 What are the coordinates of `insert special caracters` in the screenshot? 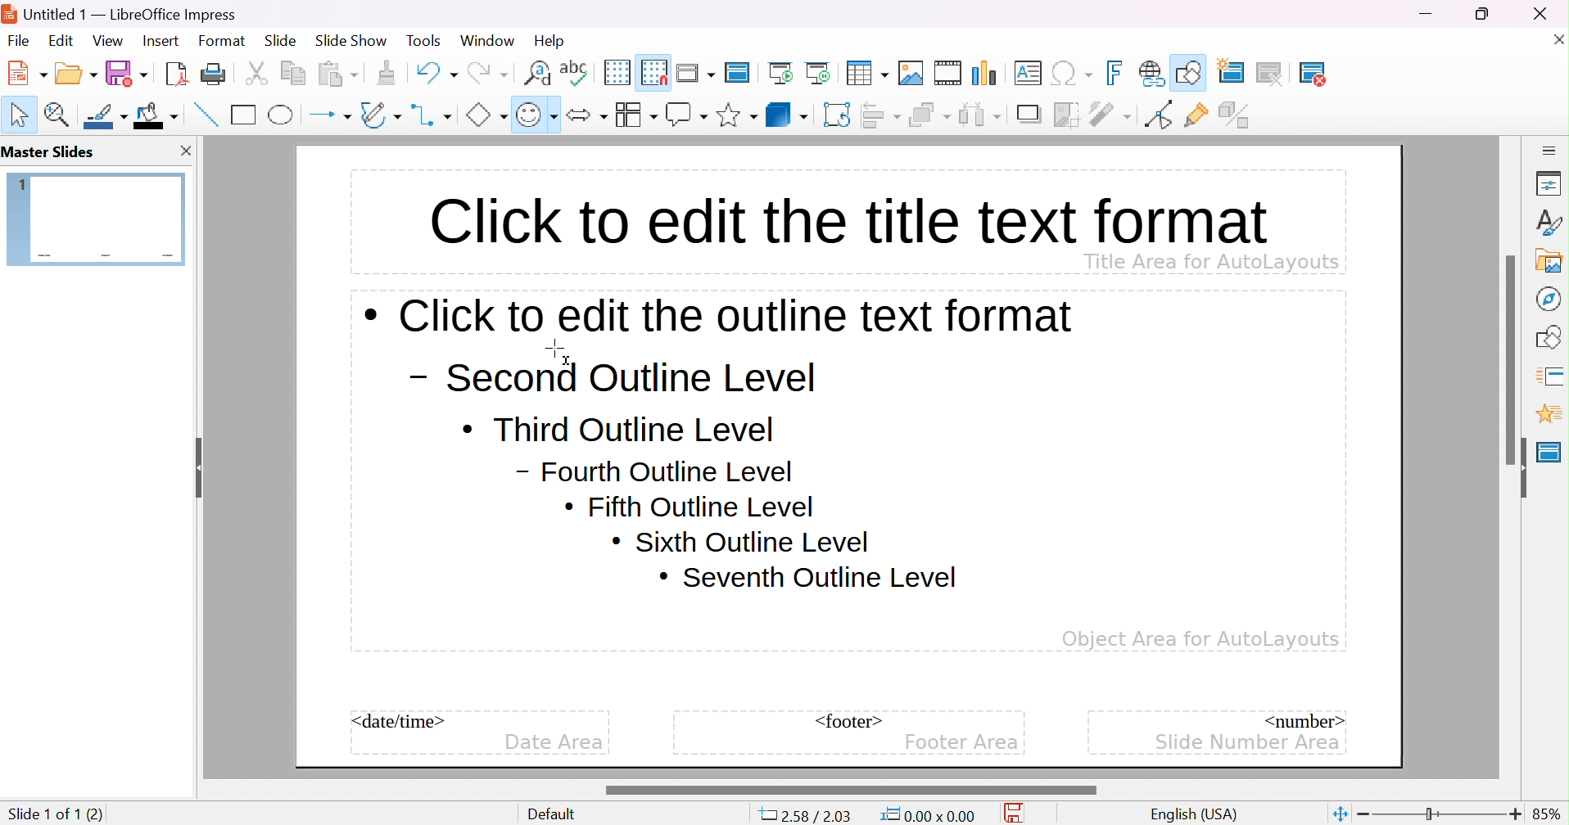 It's located at (1072, 74).